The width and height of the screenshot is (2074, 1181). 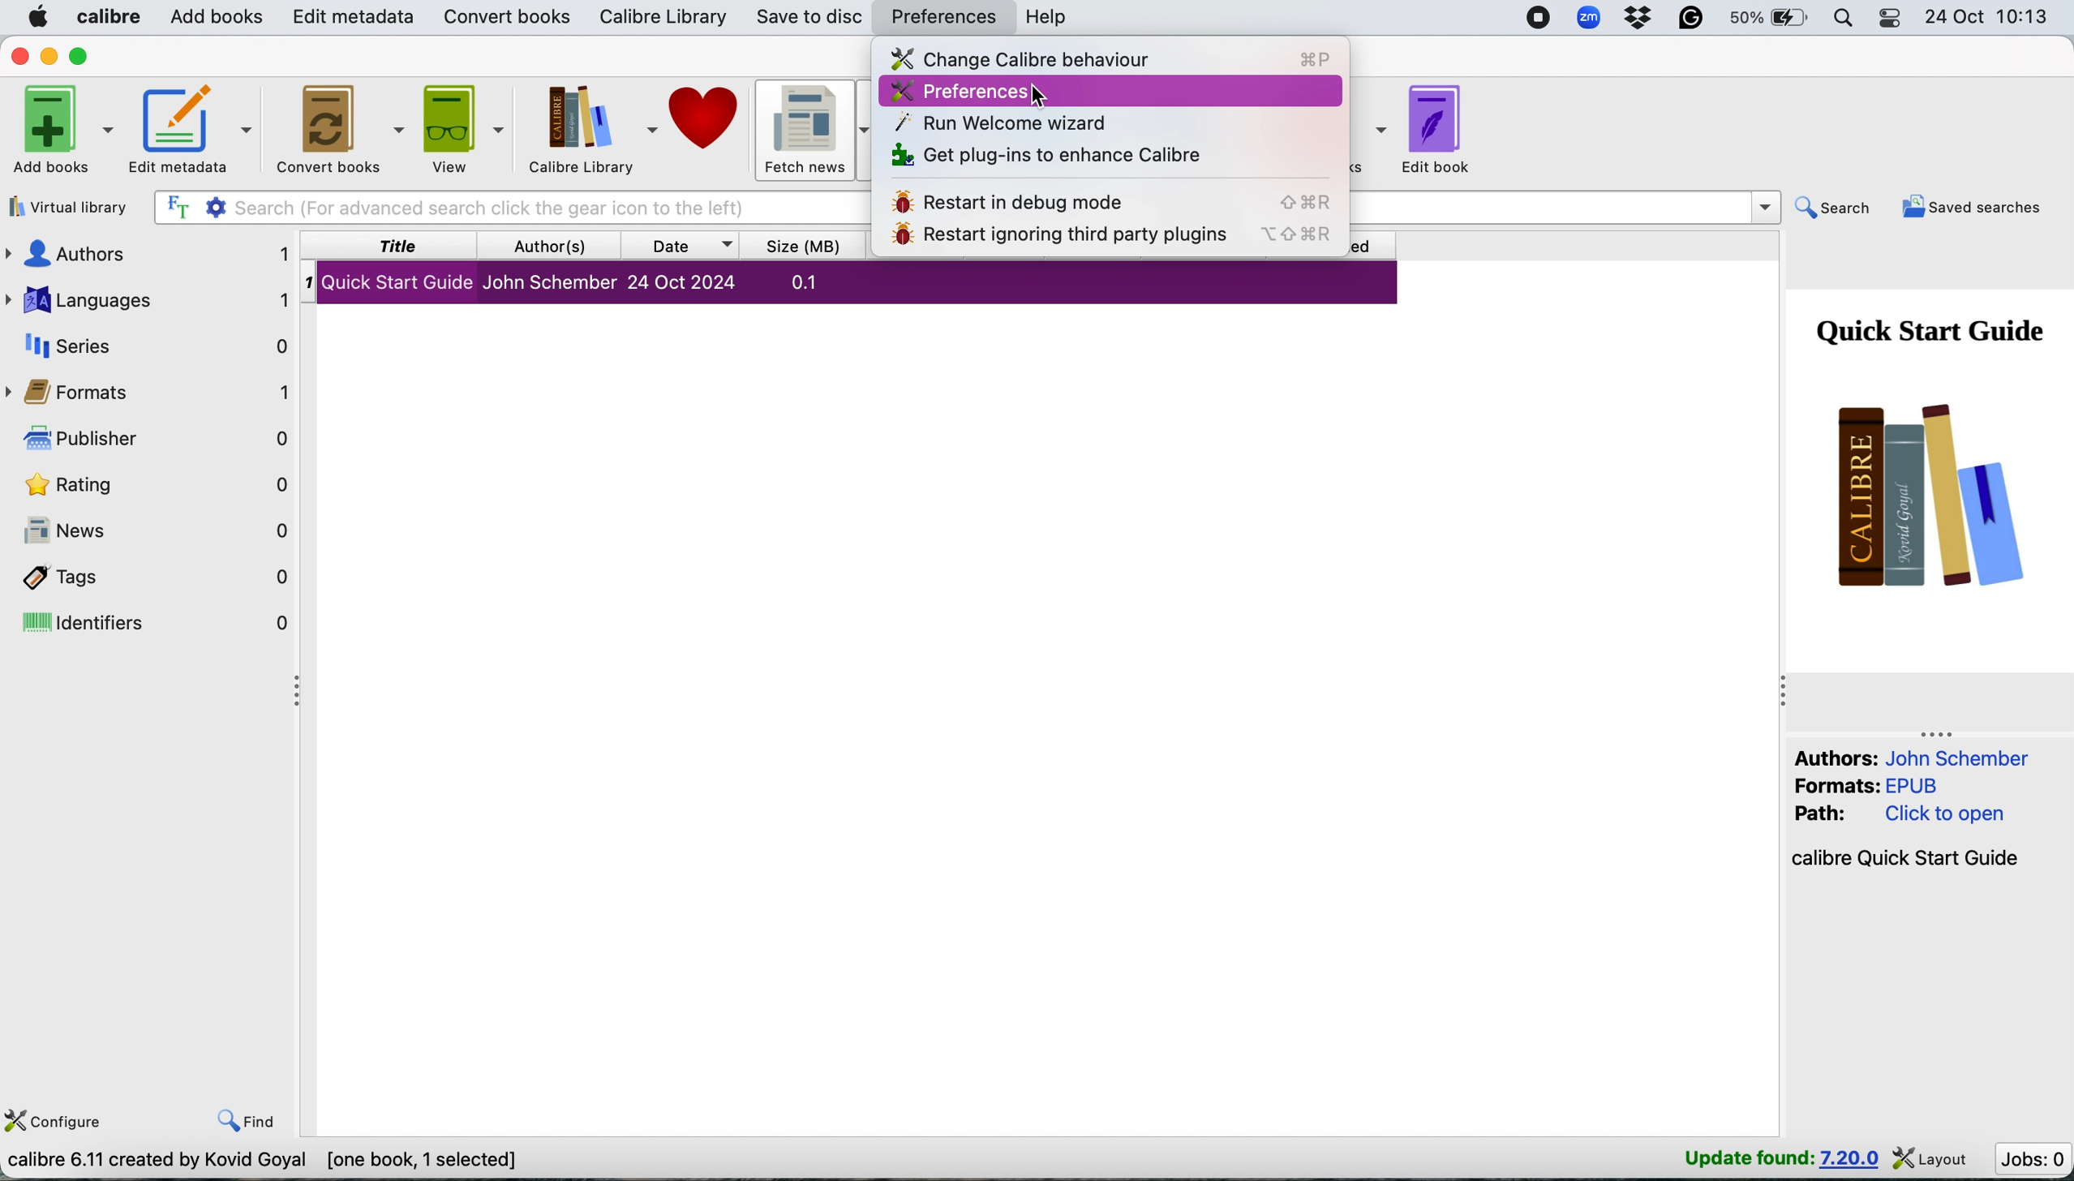 I want to click on languages, so click(x=150, y=300).